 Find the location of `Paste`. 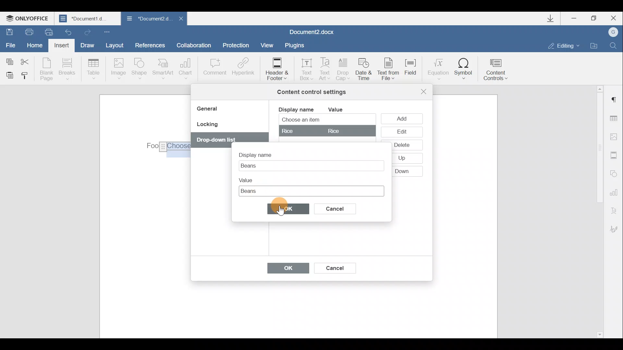

Paste is located at coordinates (7, 75).